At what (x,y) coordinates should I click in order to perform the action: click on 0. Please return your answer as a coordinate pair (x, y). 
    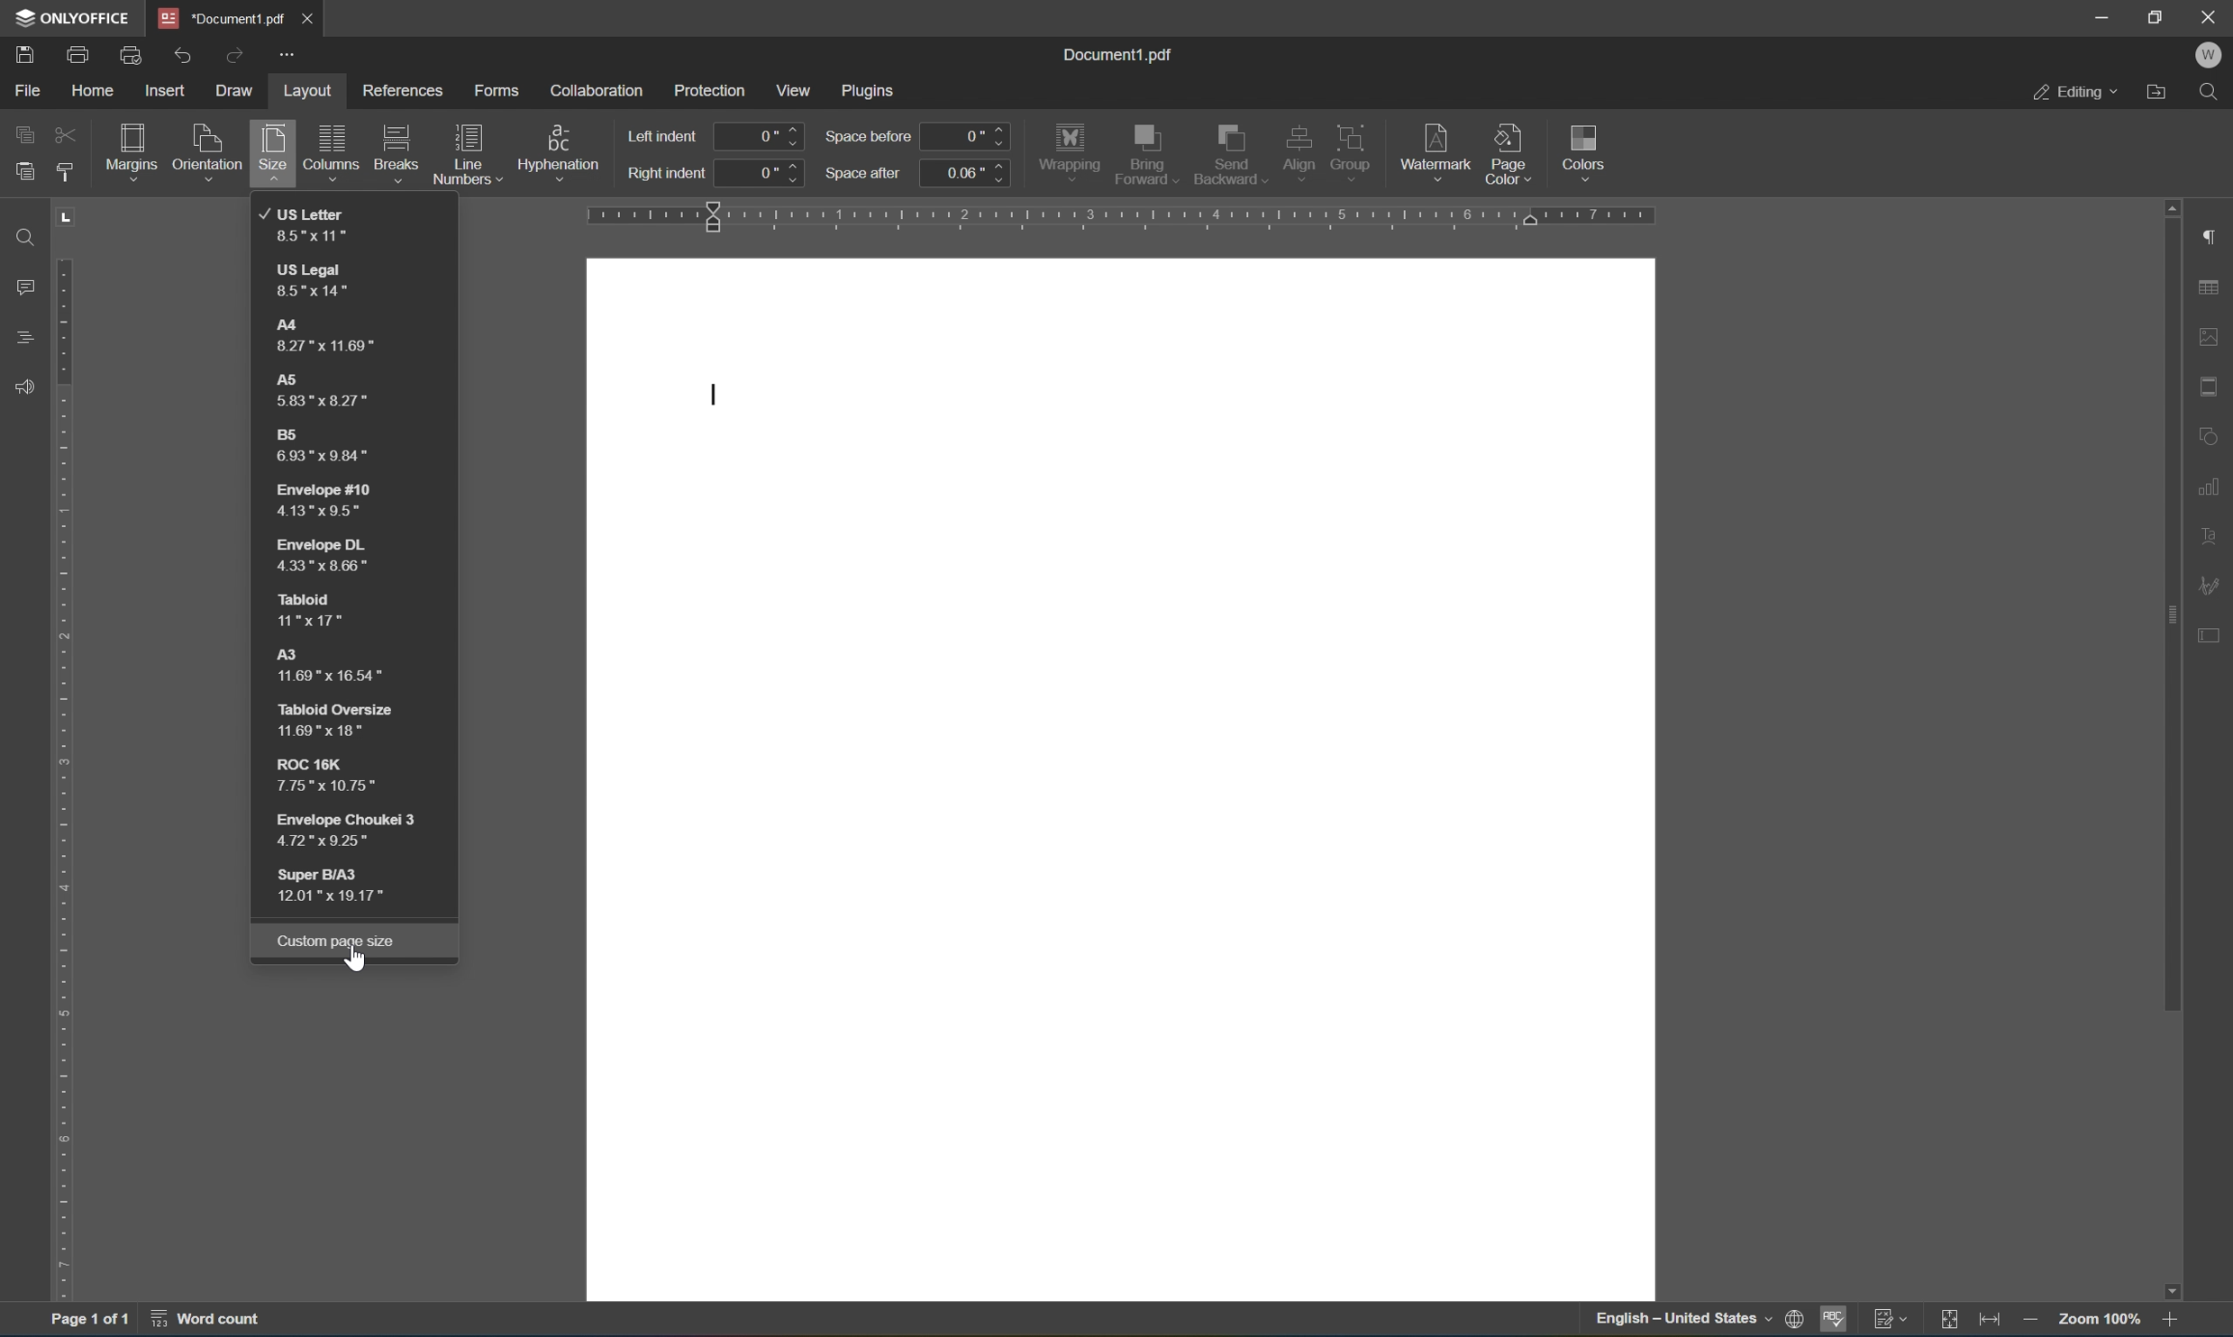
    Looking at the image, I should click on (763, 172).